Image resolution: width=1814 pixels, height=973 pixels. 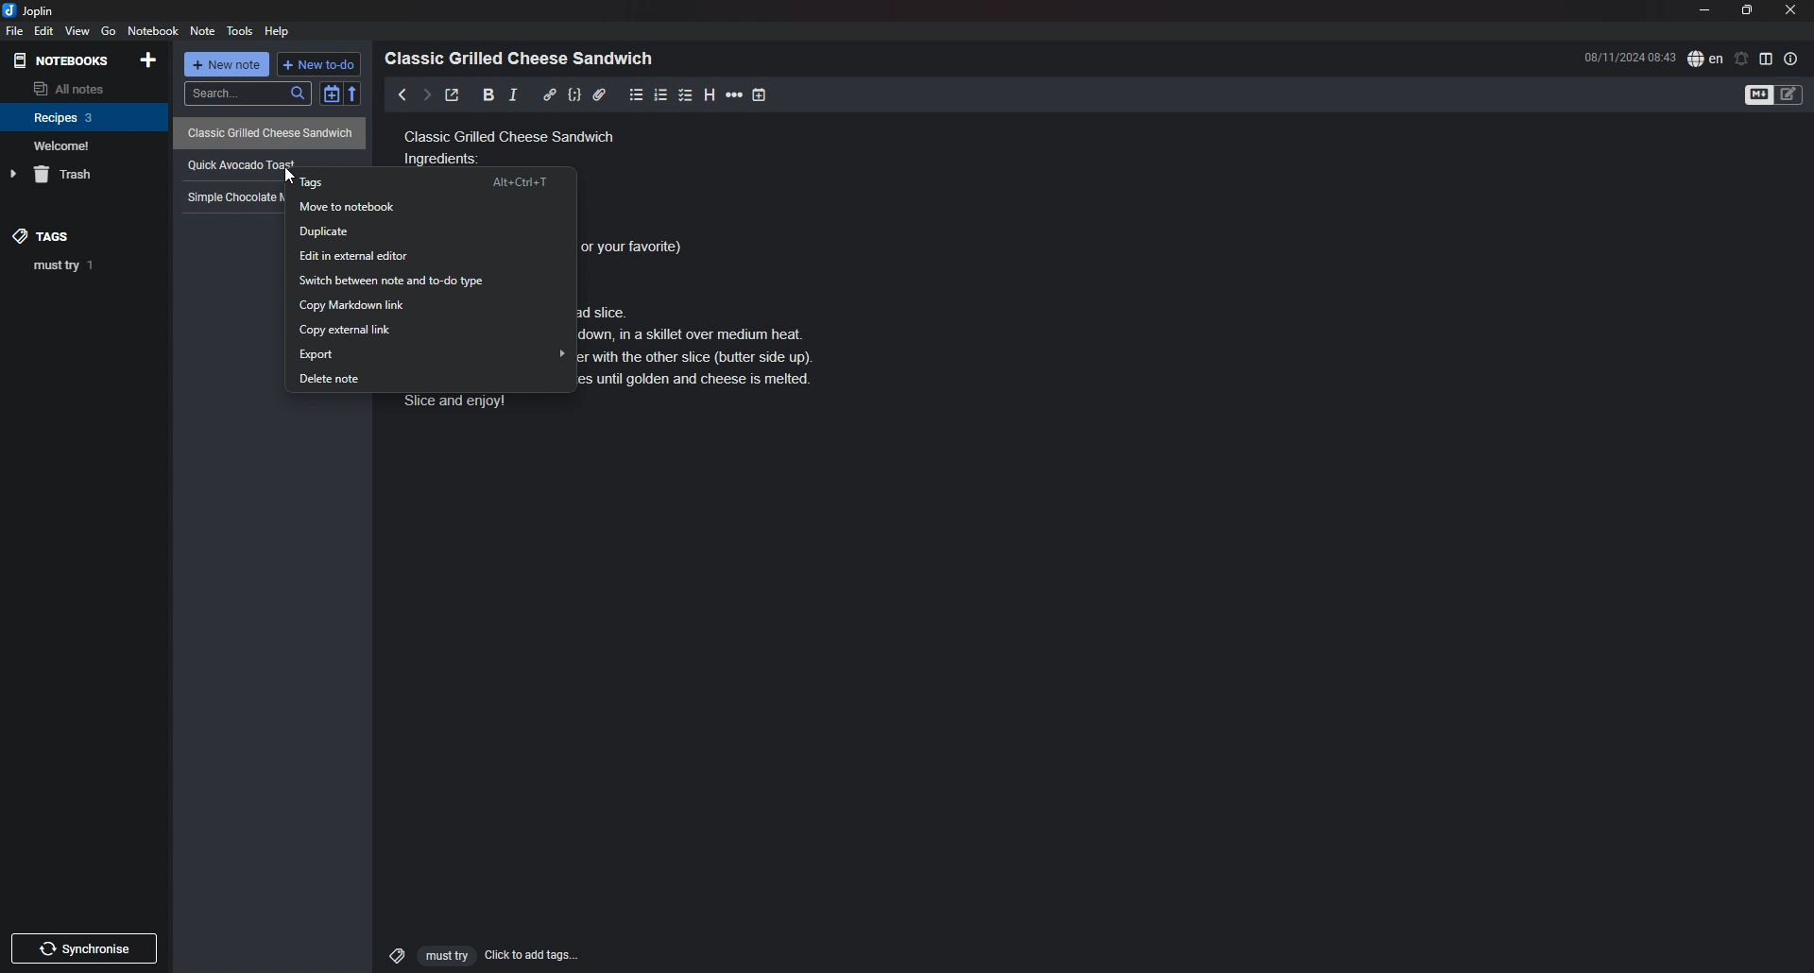 What do you see at coordinates (513, 145) in the screenshot?
I see `Classic grilled cheese sandwich ingredients` at bounding box center [513, 145].